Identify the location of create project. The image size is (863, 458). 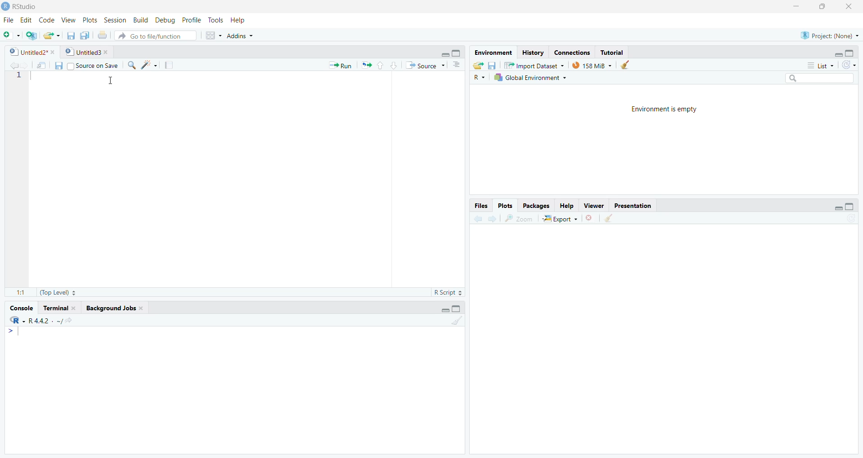
(28, 34).